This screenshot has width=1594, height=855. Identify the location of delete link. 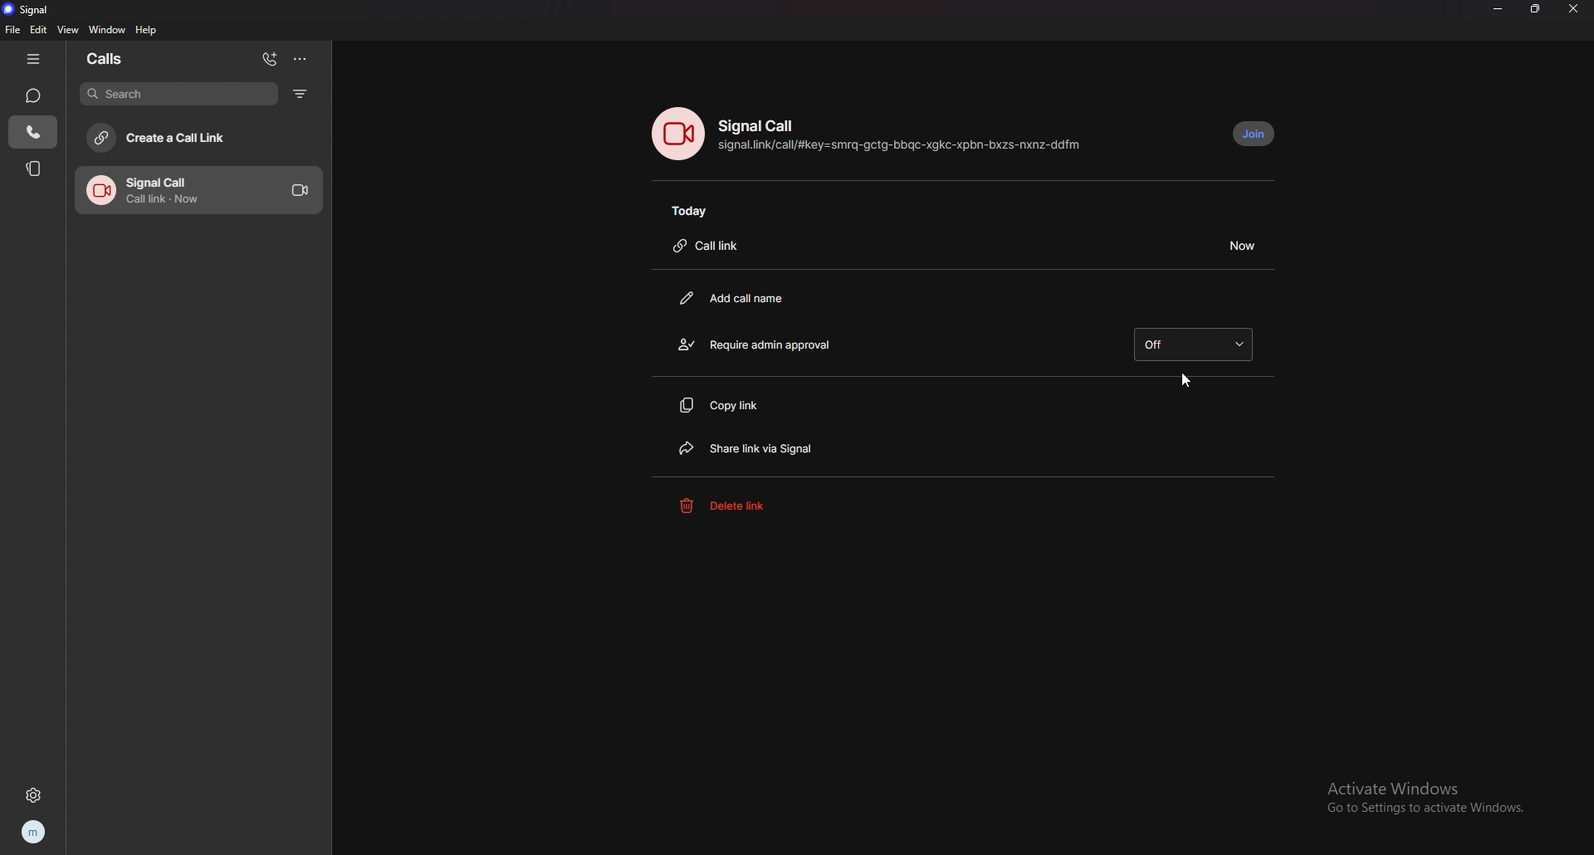
(748, 505).